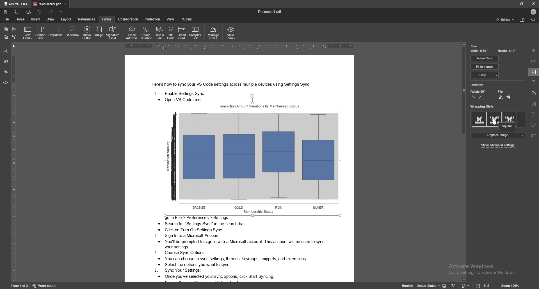 The image size is (539, 289). Describe the element at coordinates (506, 126) in the screenshot. I see `square` at that location.